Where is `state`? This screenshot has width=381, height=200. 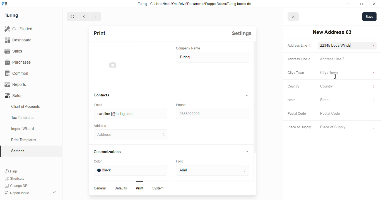
state is located at coordinates (292, 100).